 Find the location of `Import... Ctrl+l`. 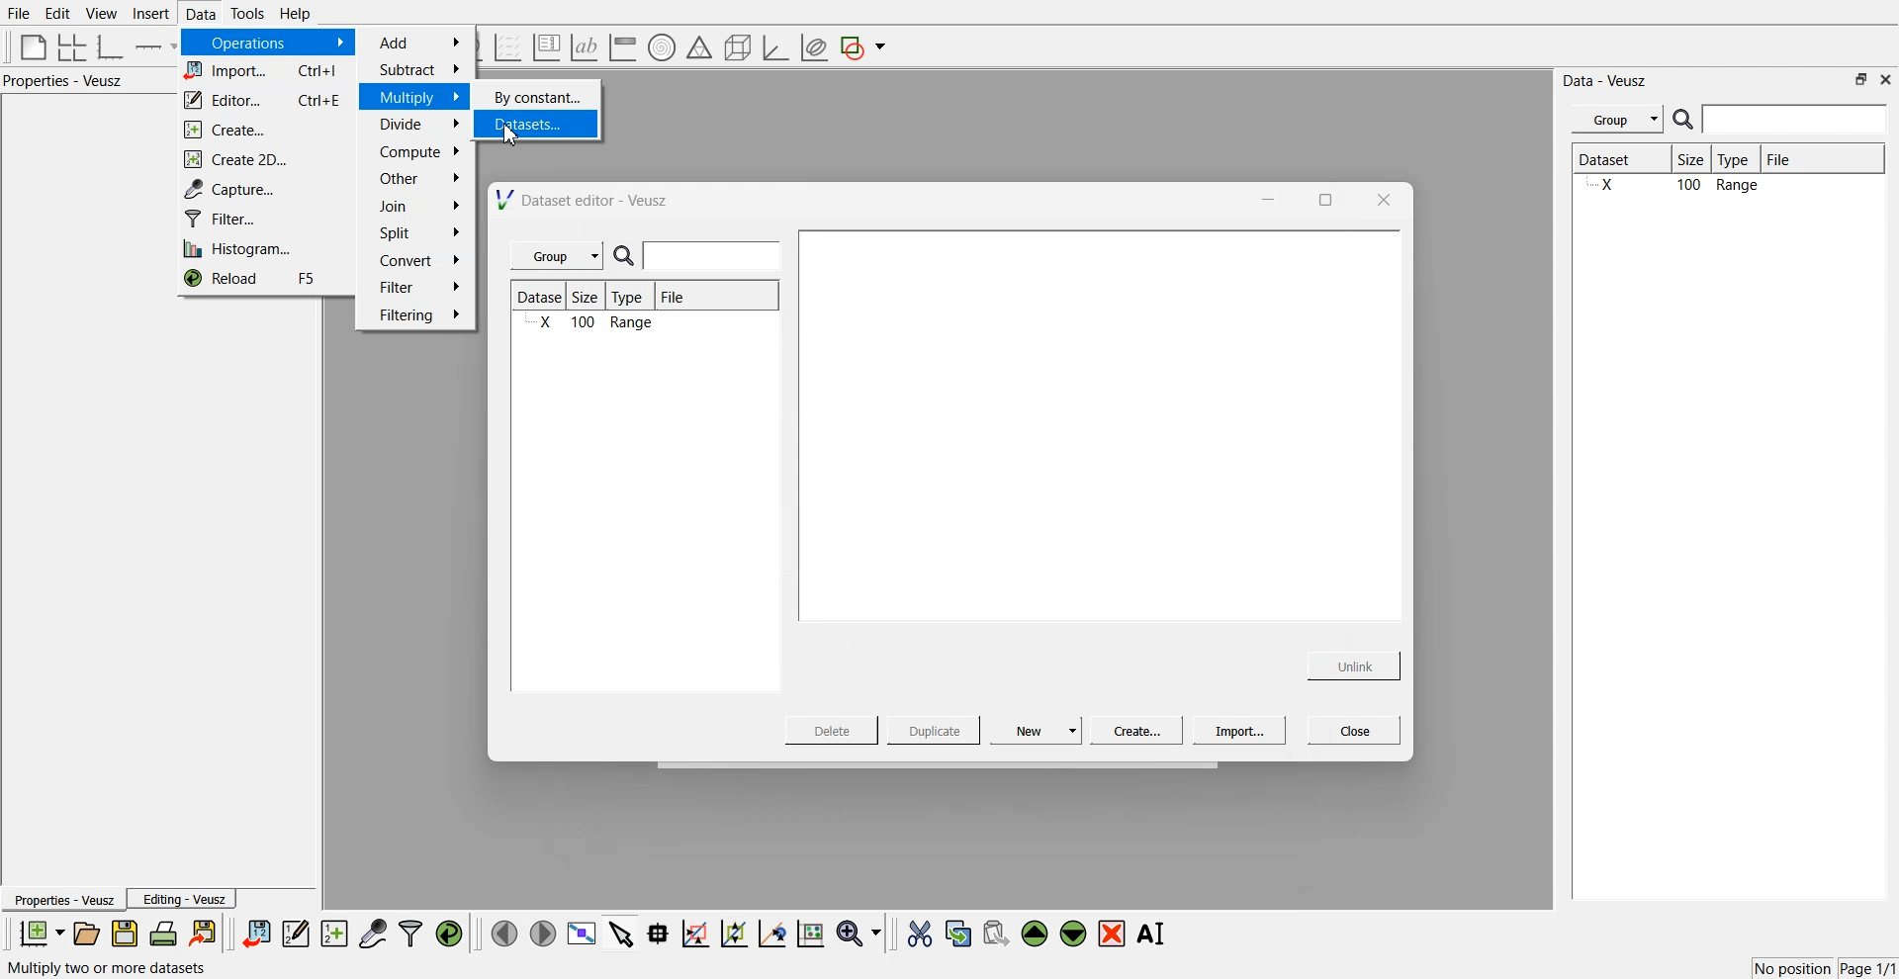

Import... Ctrl+l is located at coordinates (265, 72).